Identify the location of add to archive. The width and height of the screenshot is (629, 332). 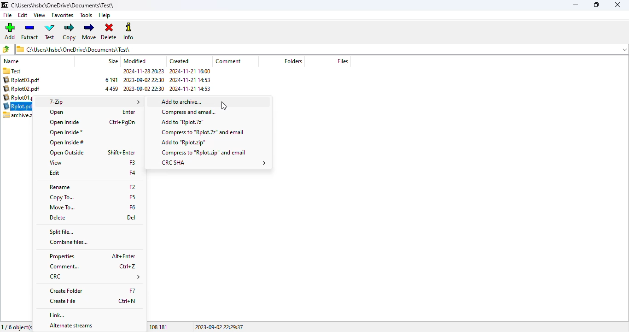
(210, 101).